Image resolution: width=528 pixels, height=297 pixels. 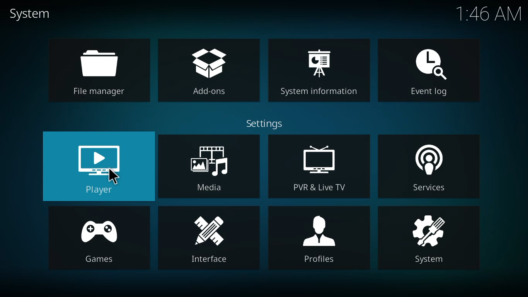 What do you see at coordinates (115, 178) in the screenshot?
I see `cursor` at bounding box center [115, 178].